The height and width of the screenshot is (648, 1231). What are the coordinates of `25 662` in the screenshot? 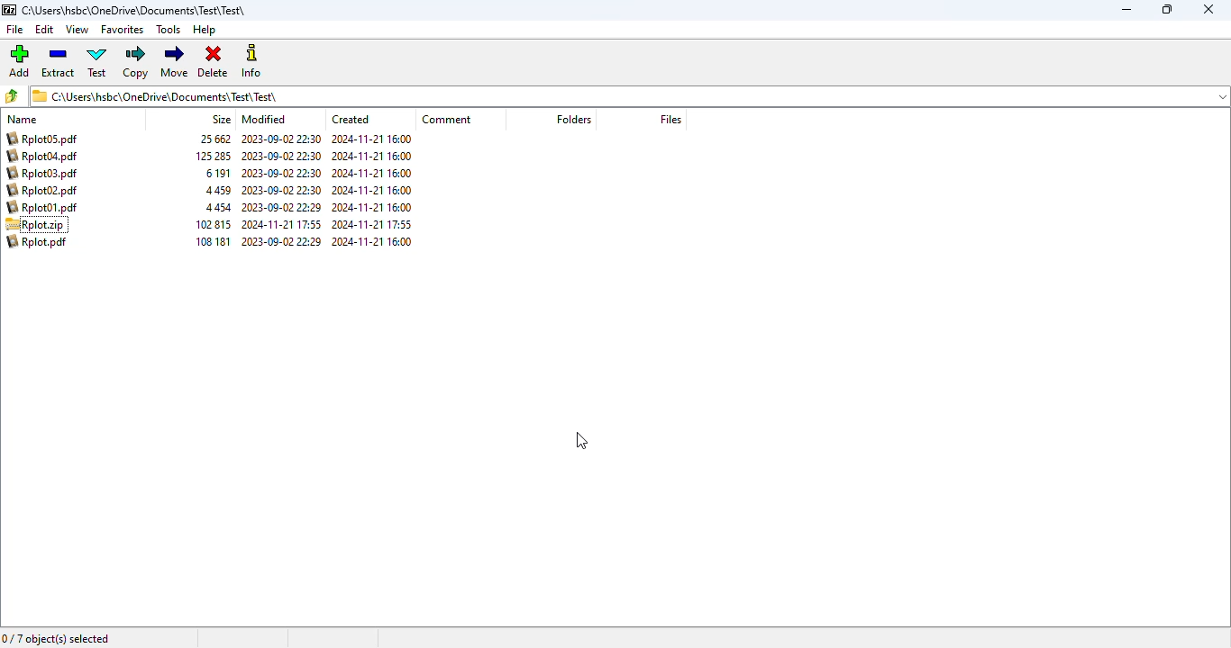 It's located at (217, 139).